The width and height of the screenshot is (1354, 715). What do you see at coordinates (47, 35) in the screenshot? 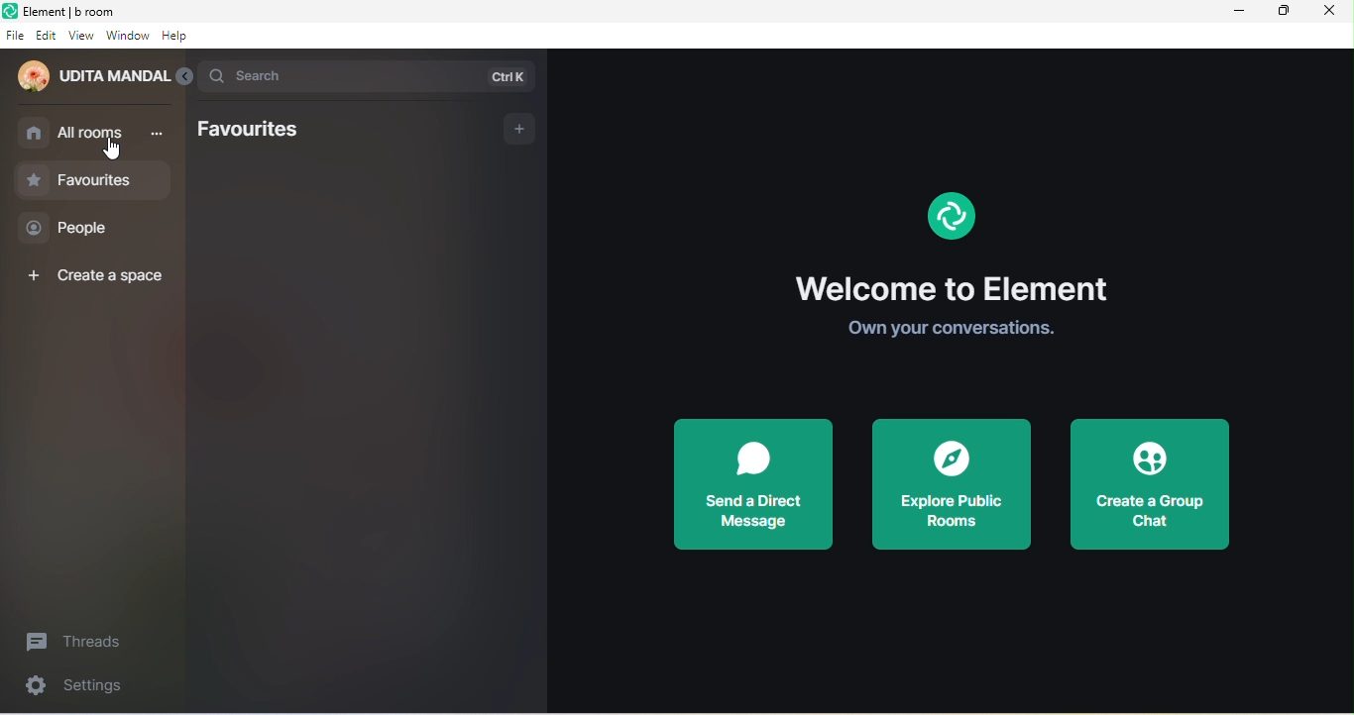
I see `edit` at bounding box center [47, 35].